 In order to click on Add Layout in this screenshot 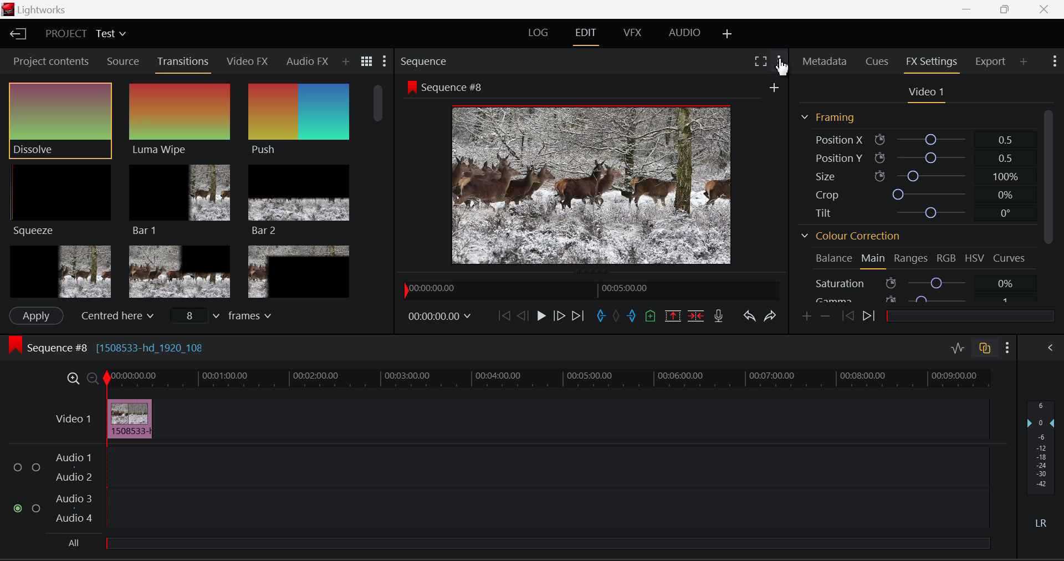, I will do `click(726, 34)`.